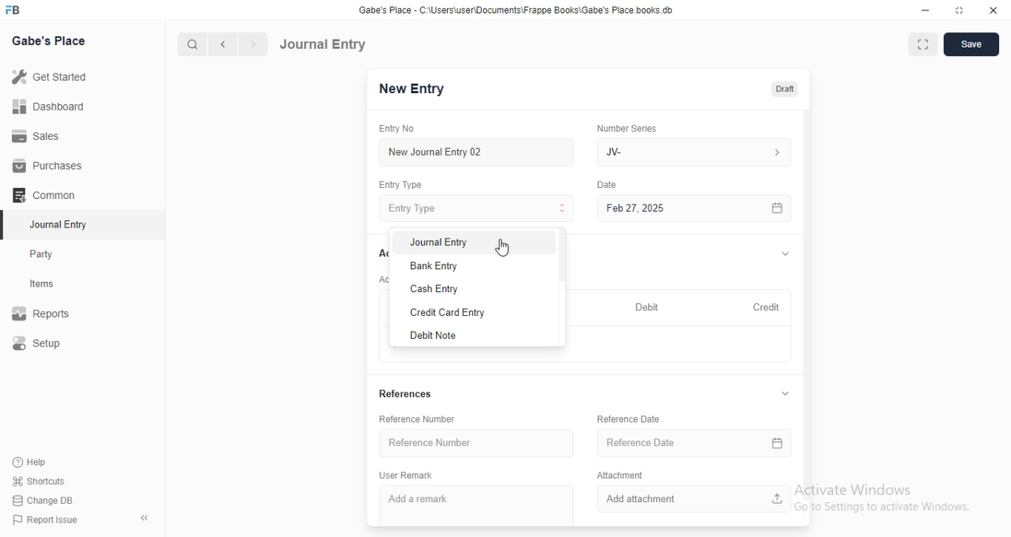 The height and width of the screenshot is (537, 1011). I want to click on Account entries, so click(381, 280).